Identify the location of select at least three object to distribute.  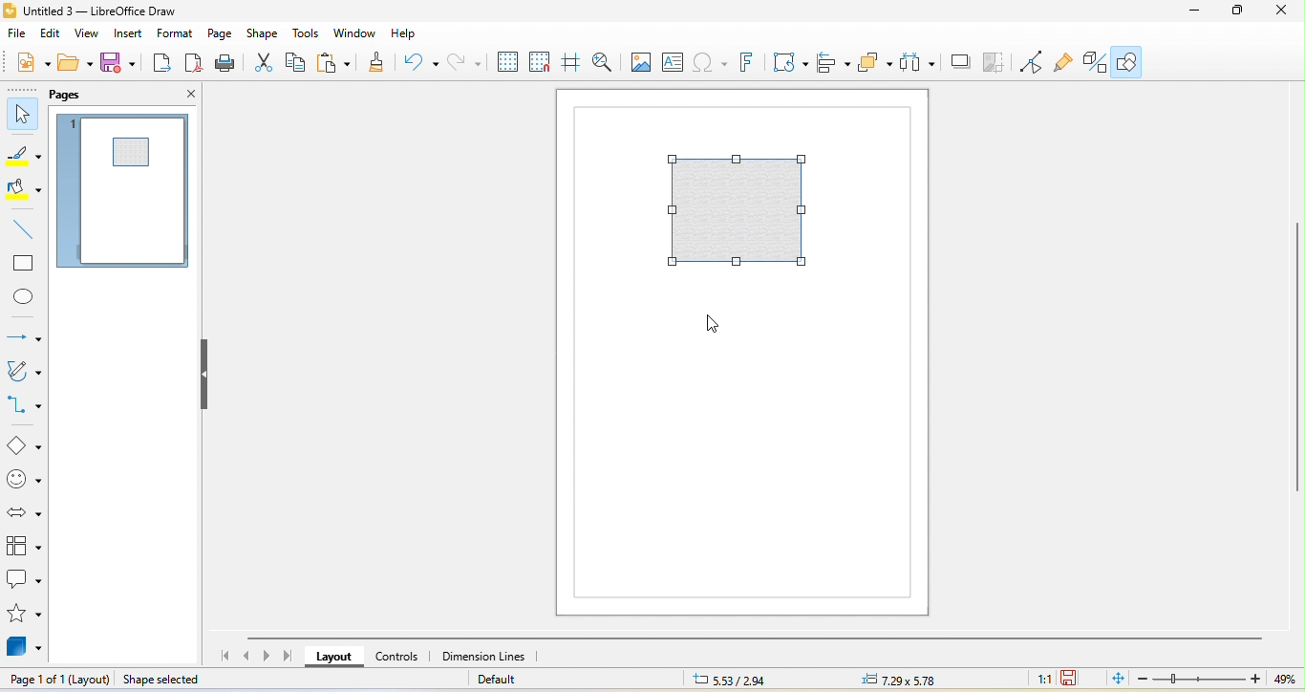
(917, 63).